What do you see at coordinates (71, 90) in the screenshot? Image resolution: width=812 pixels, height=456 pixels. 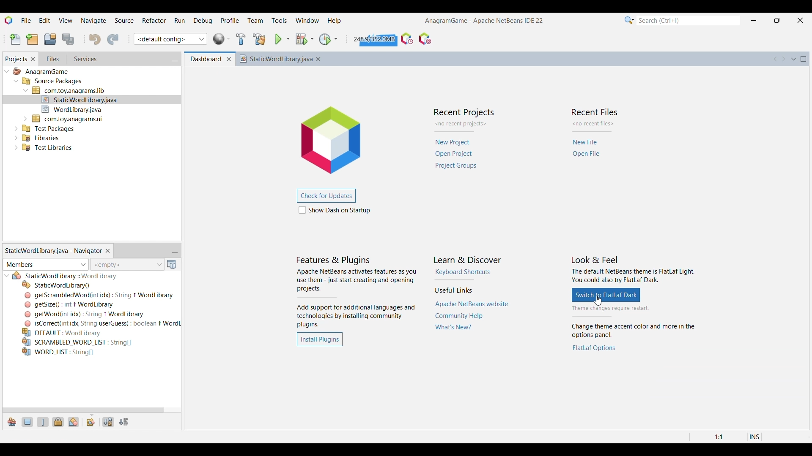 I see `` at bounding box center [71, 90].